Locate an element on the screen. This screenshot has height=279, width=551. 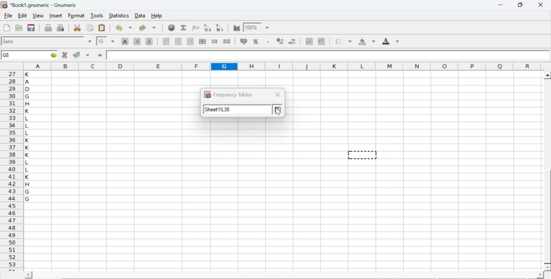
file is located at coordinates (8, 16).